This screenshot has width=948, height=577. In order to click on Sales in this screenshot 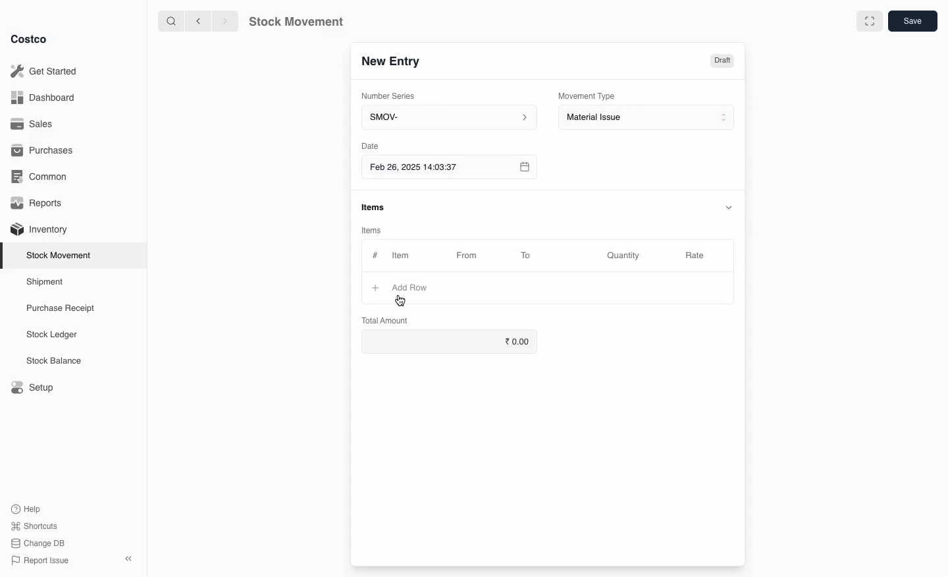, I will do `click(34, 123)`.